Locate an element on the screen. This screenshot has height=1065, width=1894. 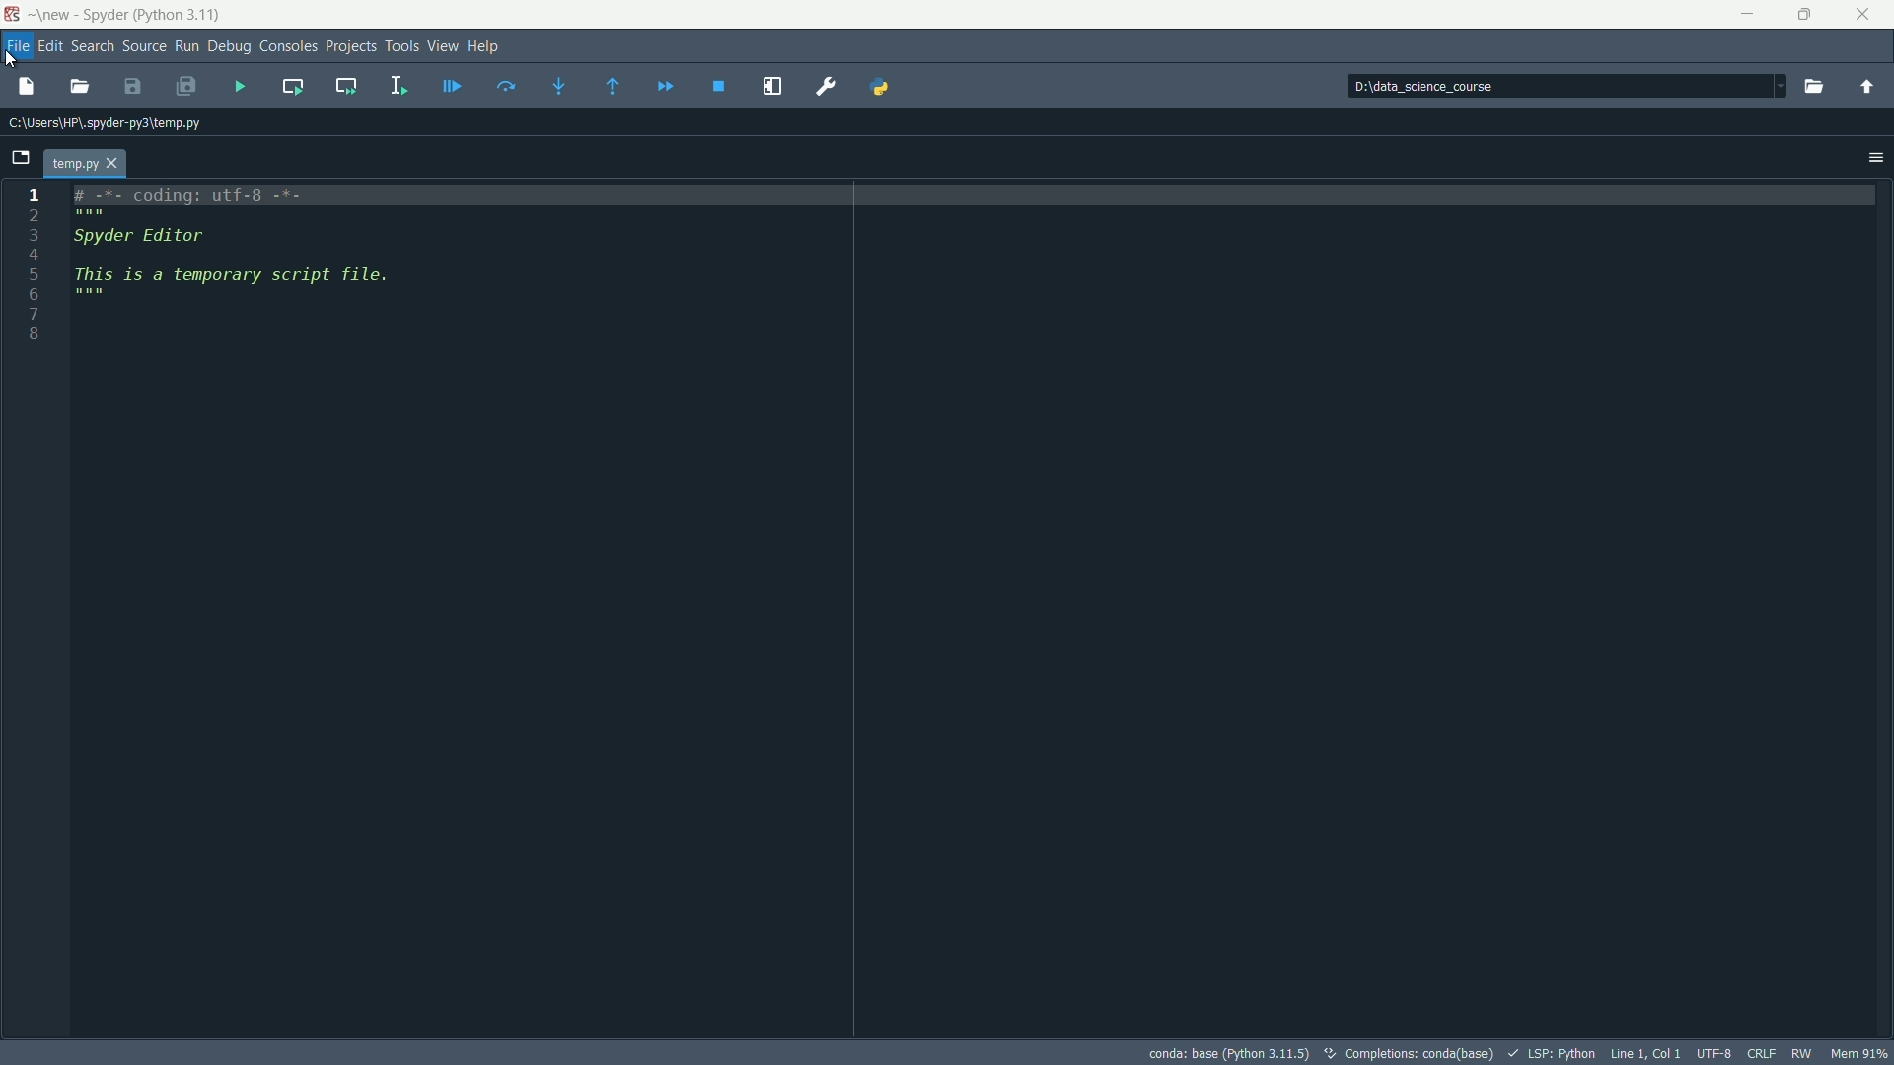
close is located at coordinates (1864, 15).